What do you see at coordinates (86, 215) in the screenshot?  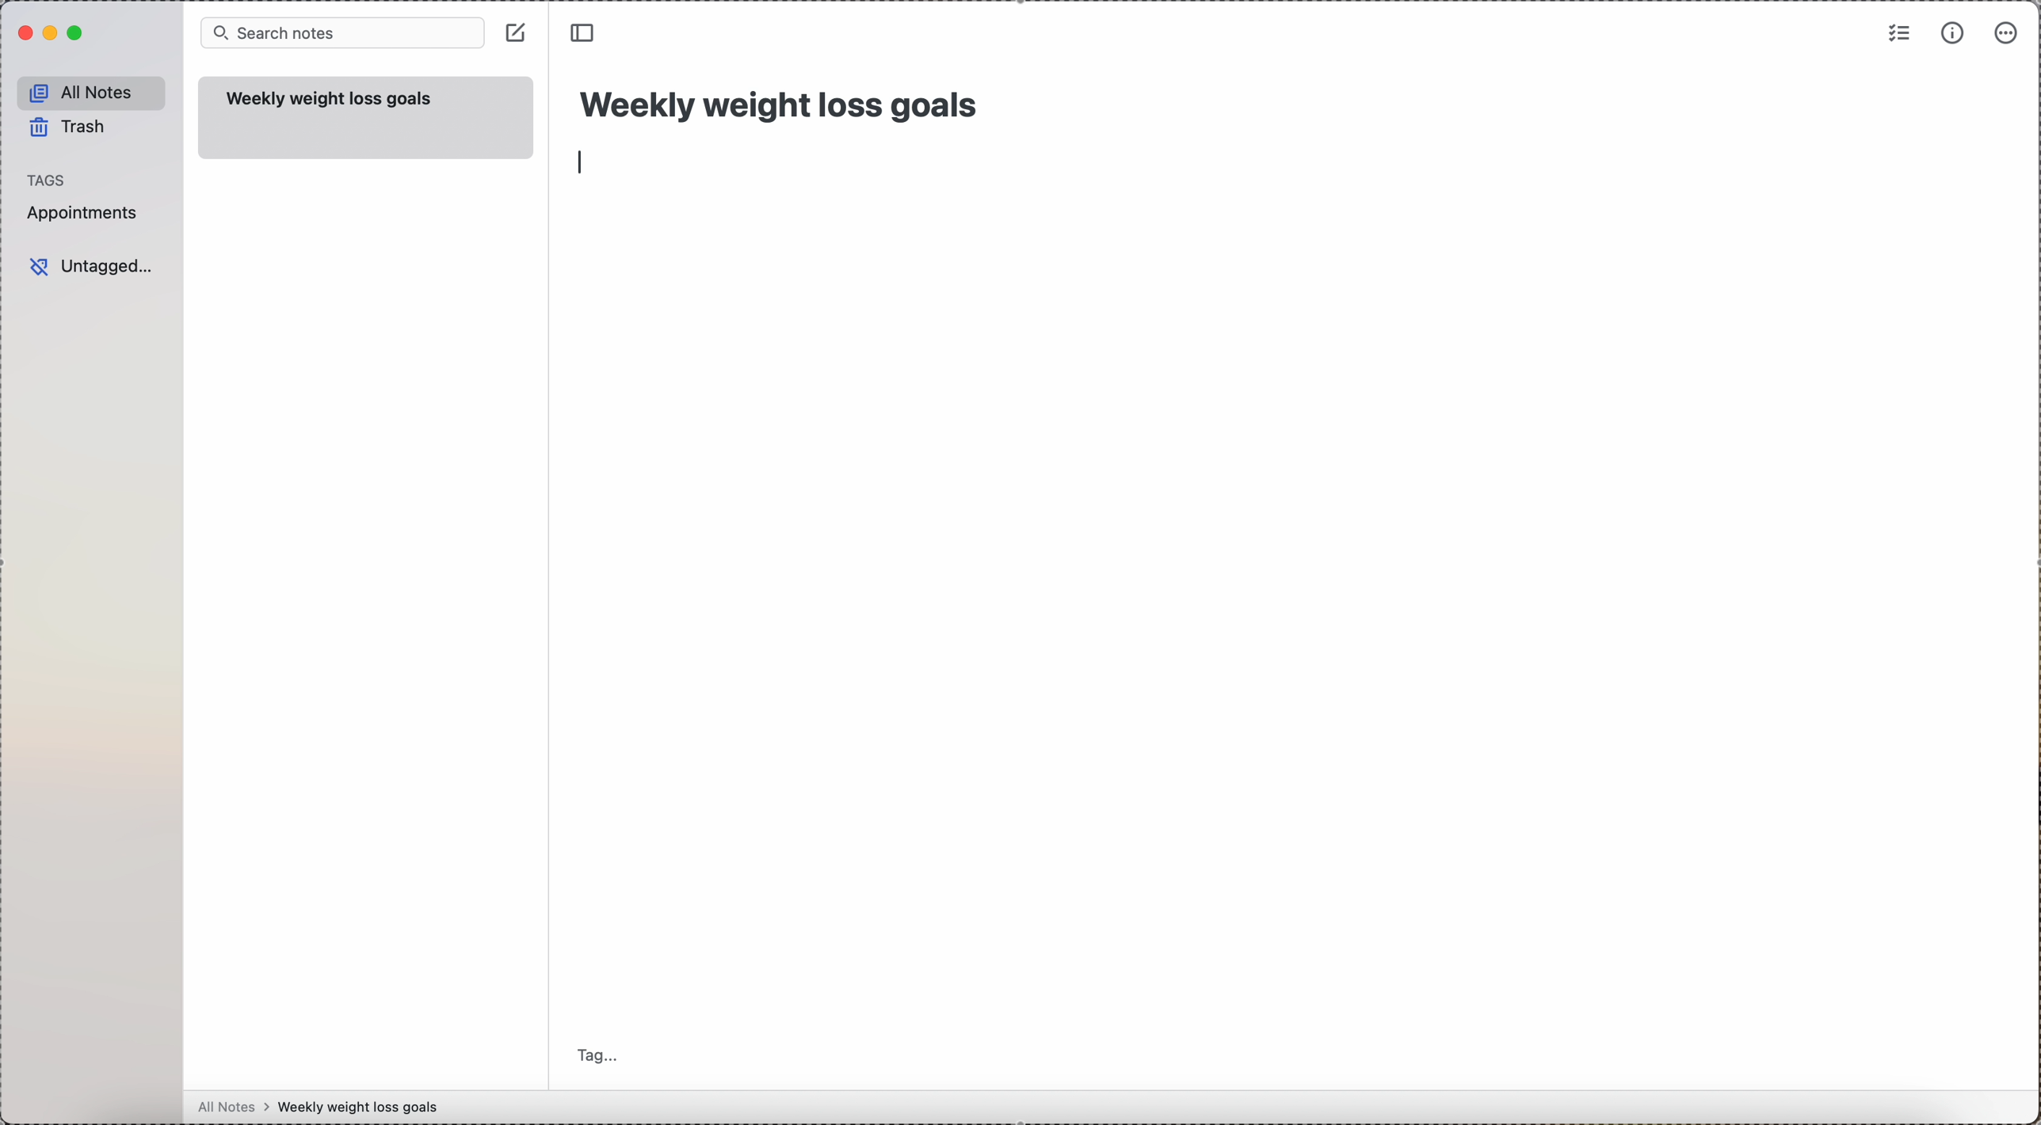 I see `appointments` at bounding box center [86, 215].